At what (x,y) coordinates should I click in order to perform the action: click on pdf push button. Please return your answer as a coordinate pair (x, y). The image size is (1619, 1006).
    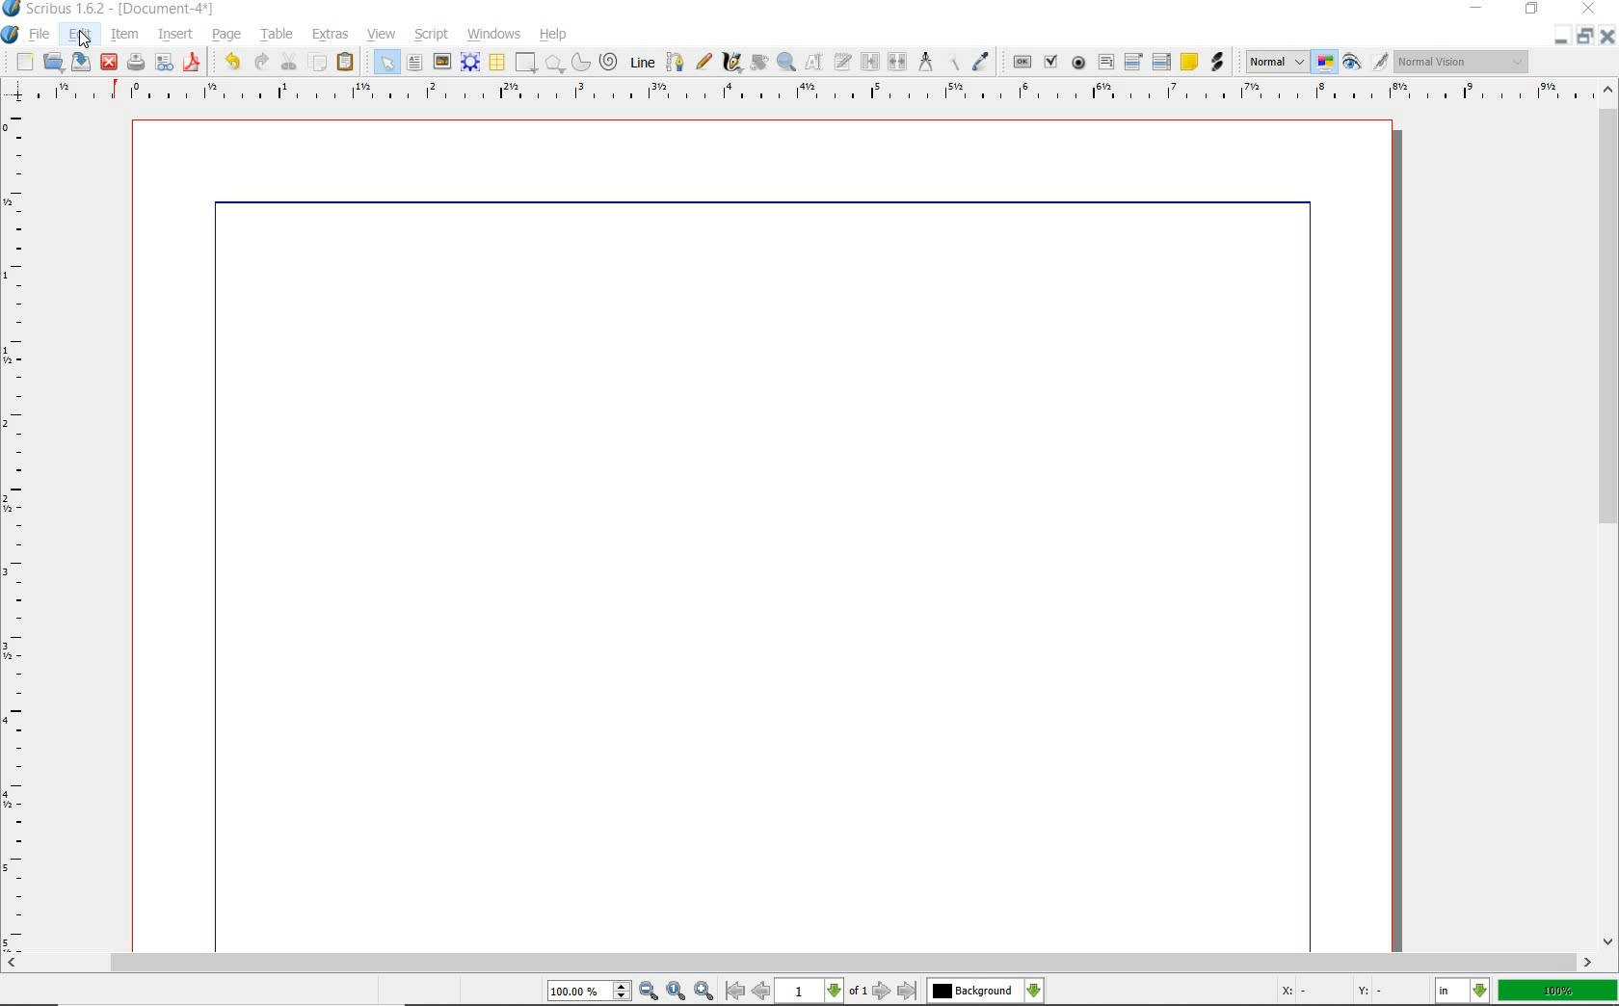
    Looking at the image, I should click on (1019, 61).